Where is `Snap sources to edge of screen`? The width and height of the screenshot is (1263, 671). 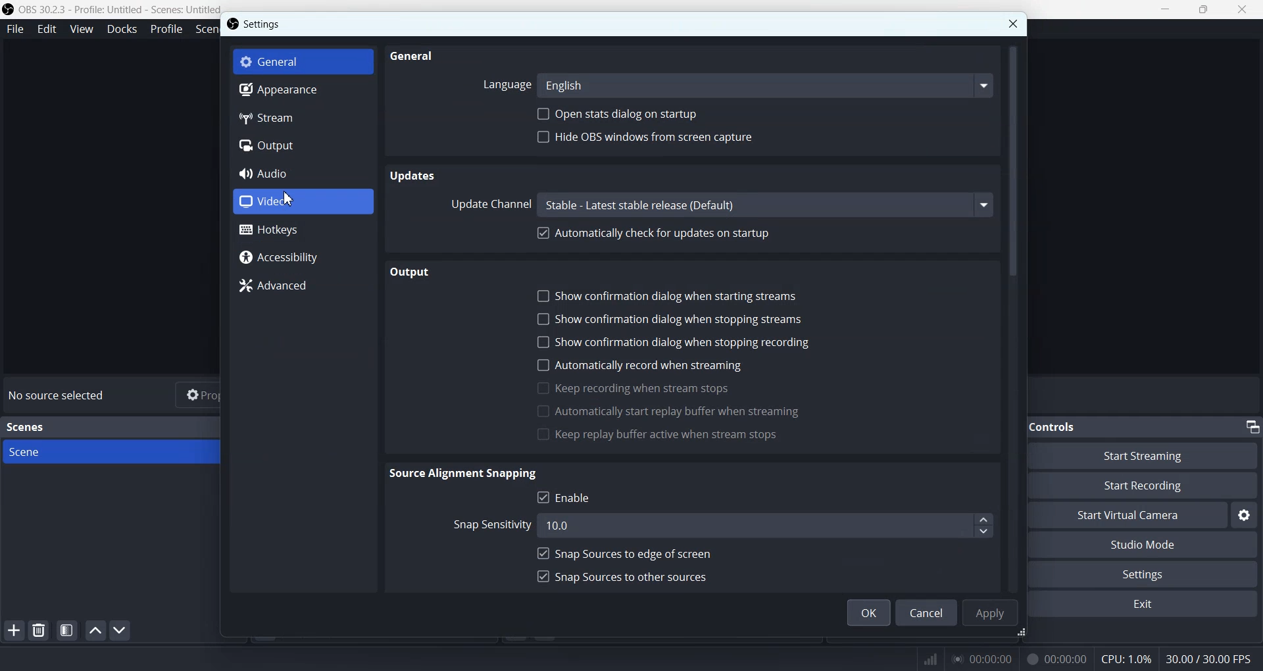
Snap sources to edge of screen is located at coordinates (636, 553).